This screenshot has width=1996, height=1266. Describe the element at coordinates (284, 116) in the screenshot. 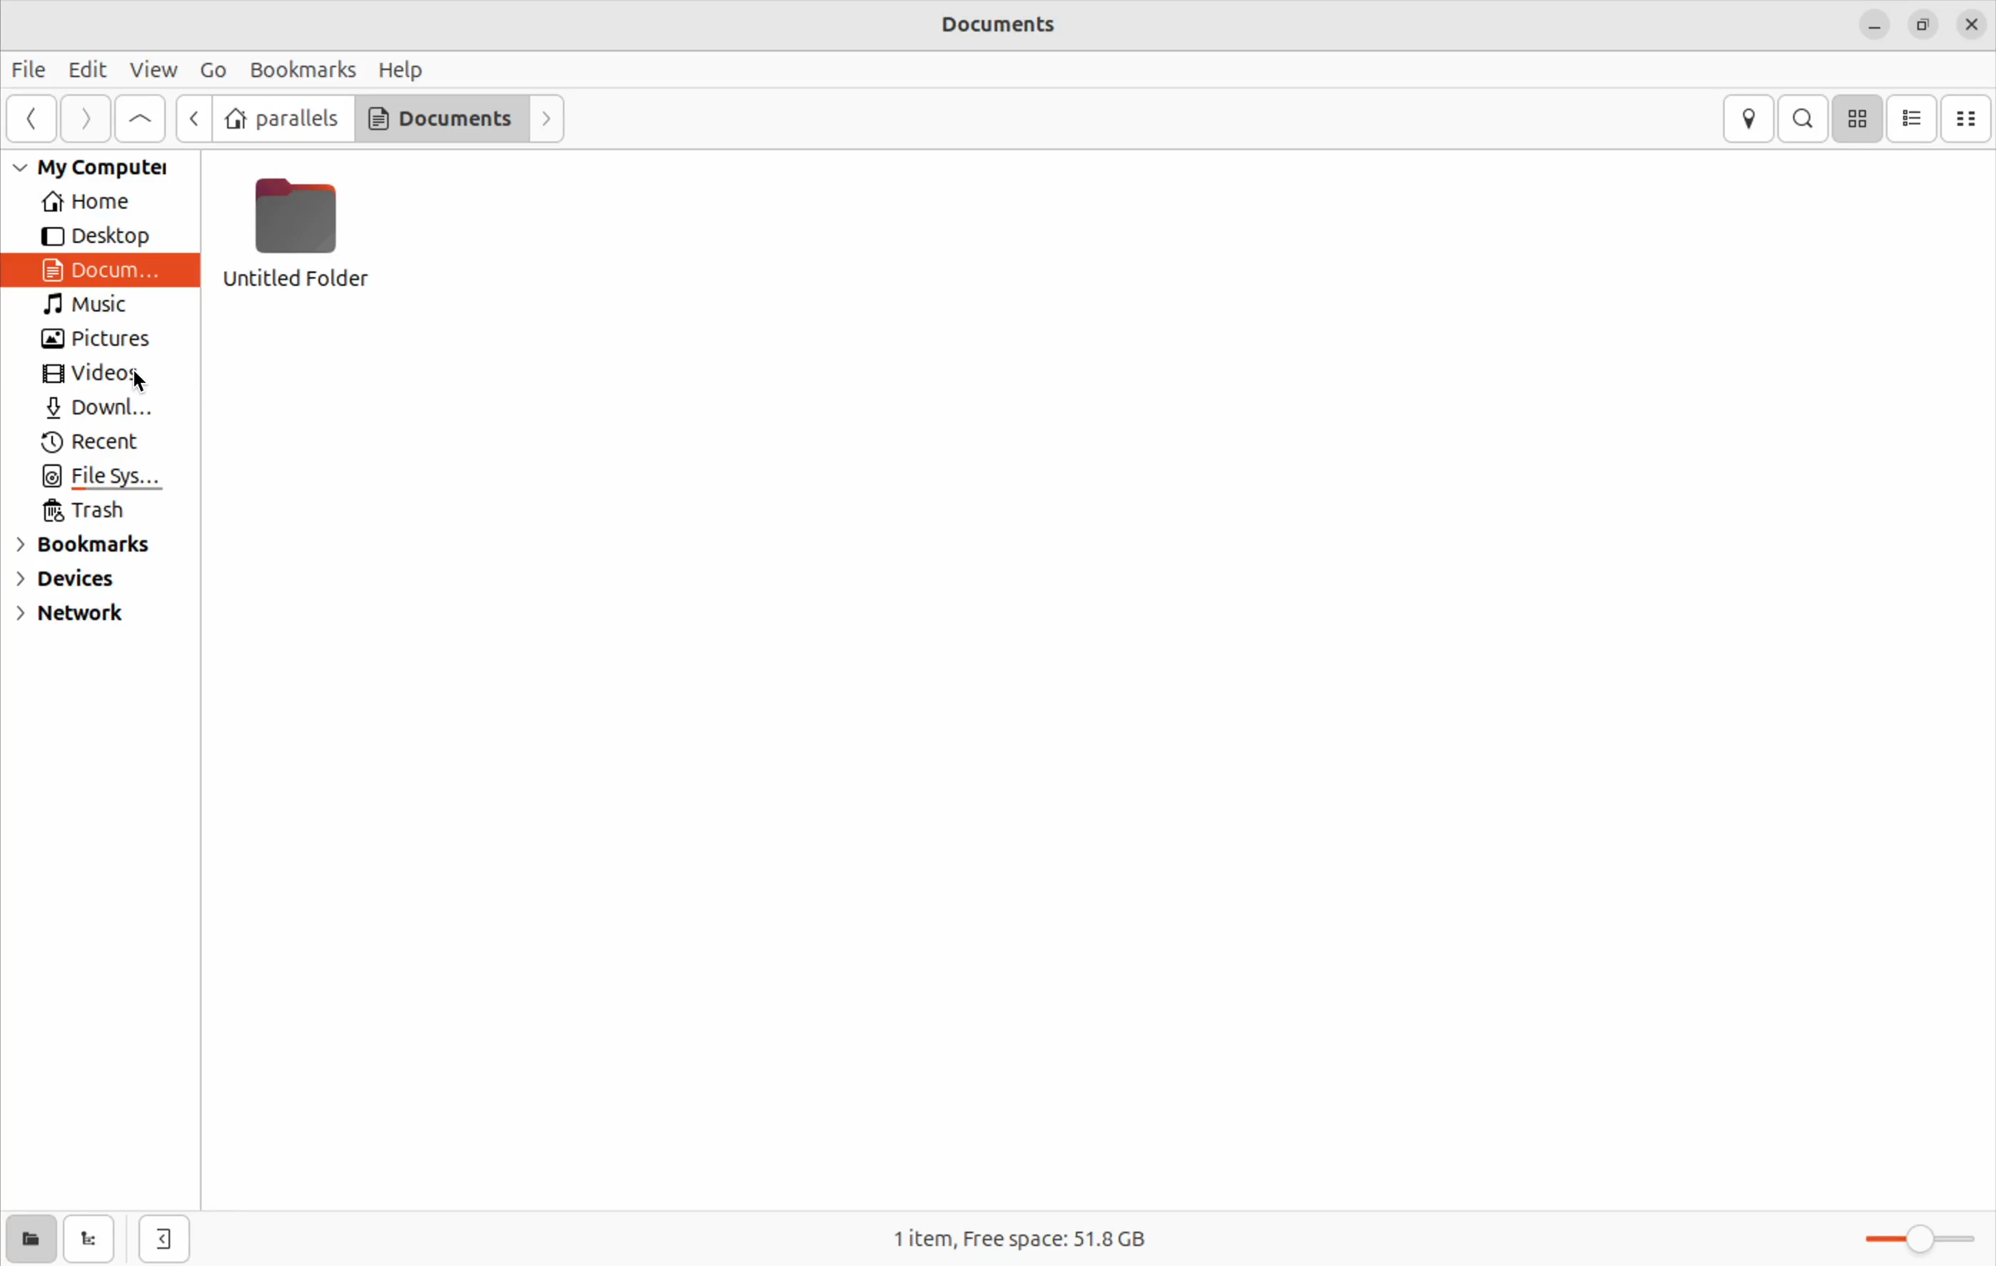

I see `parallels` at that location.